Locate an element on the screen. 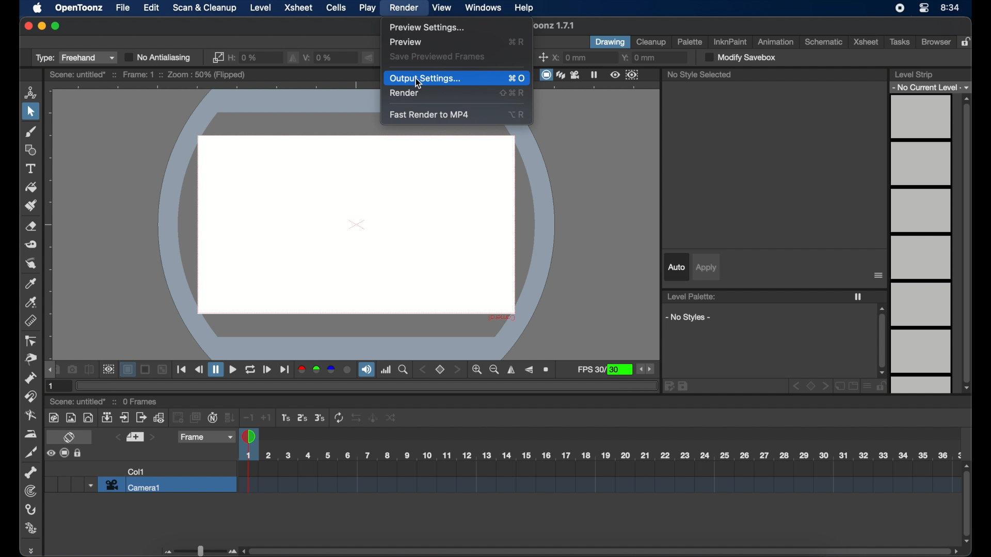  save previewed frames is located at coordinates (437, 57).